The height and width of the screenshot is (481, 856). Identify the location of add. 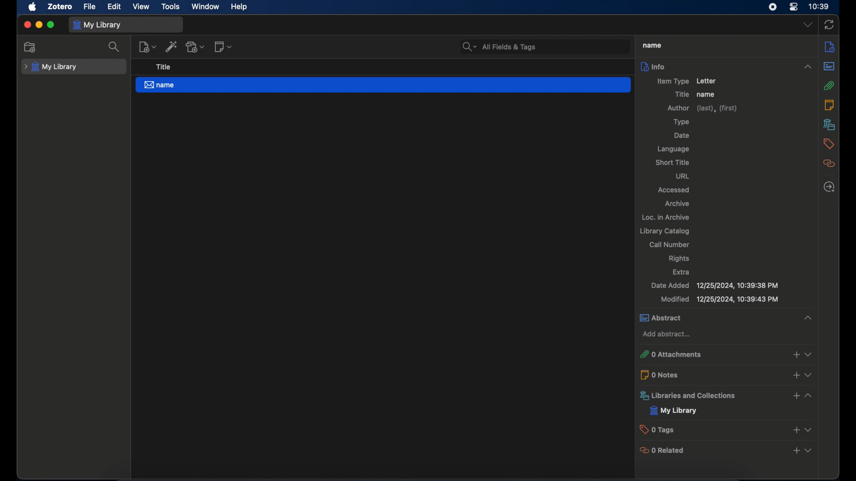
(794, 375).